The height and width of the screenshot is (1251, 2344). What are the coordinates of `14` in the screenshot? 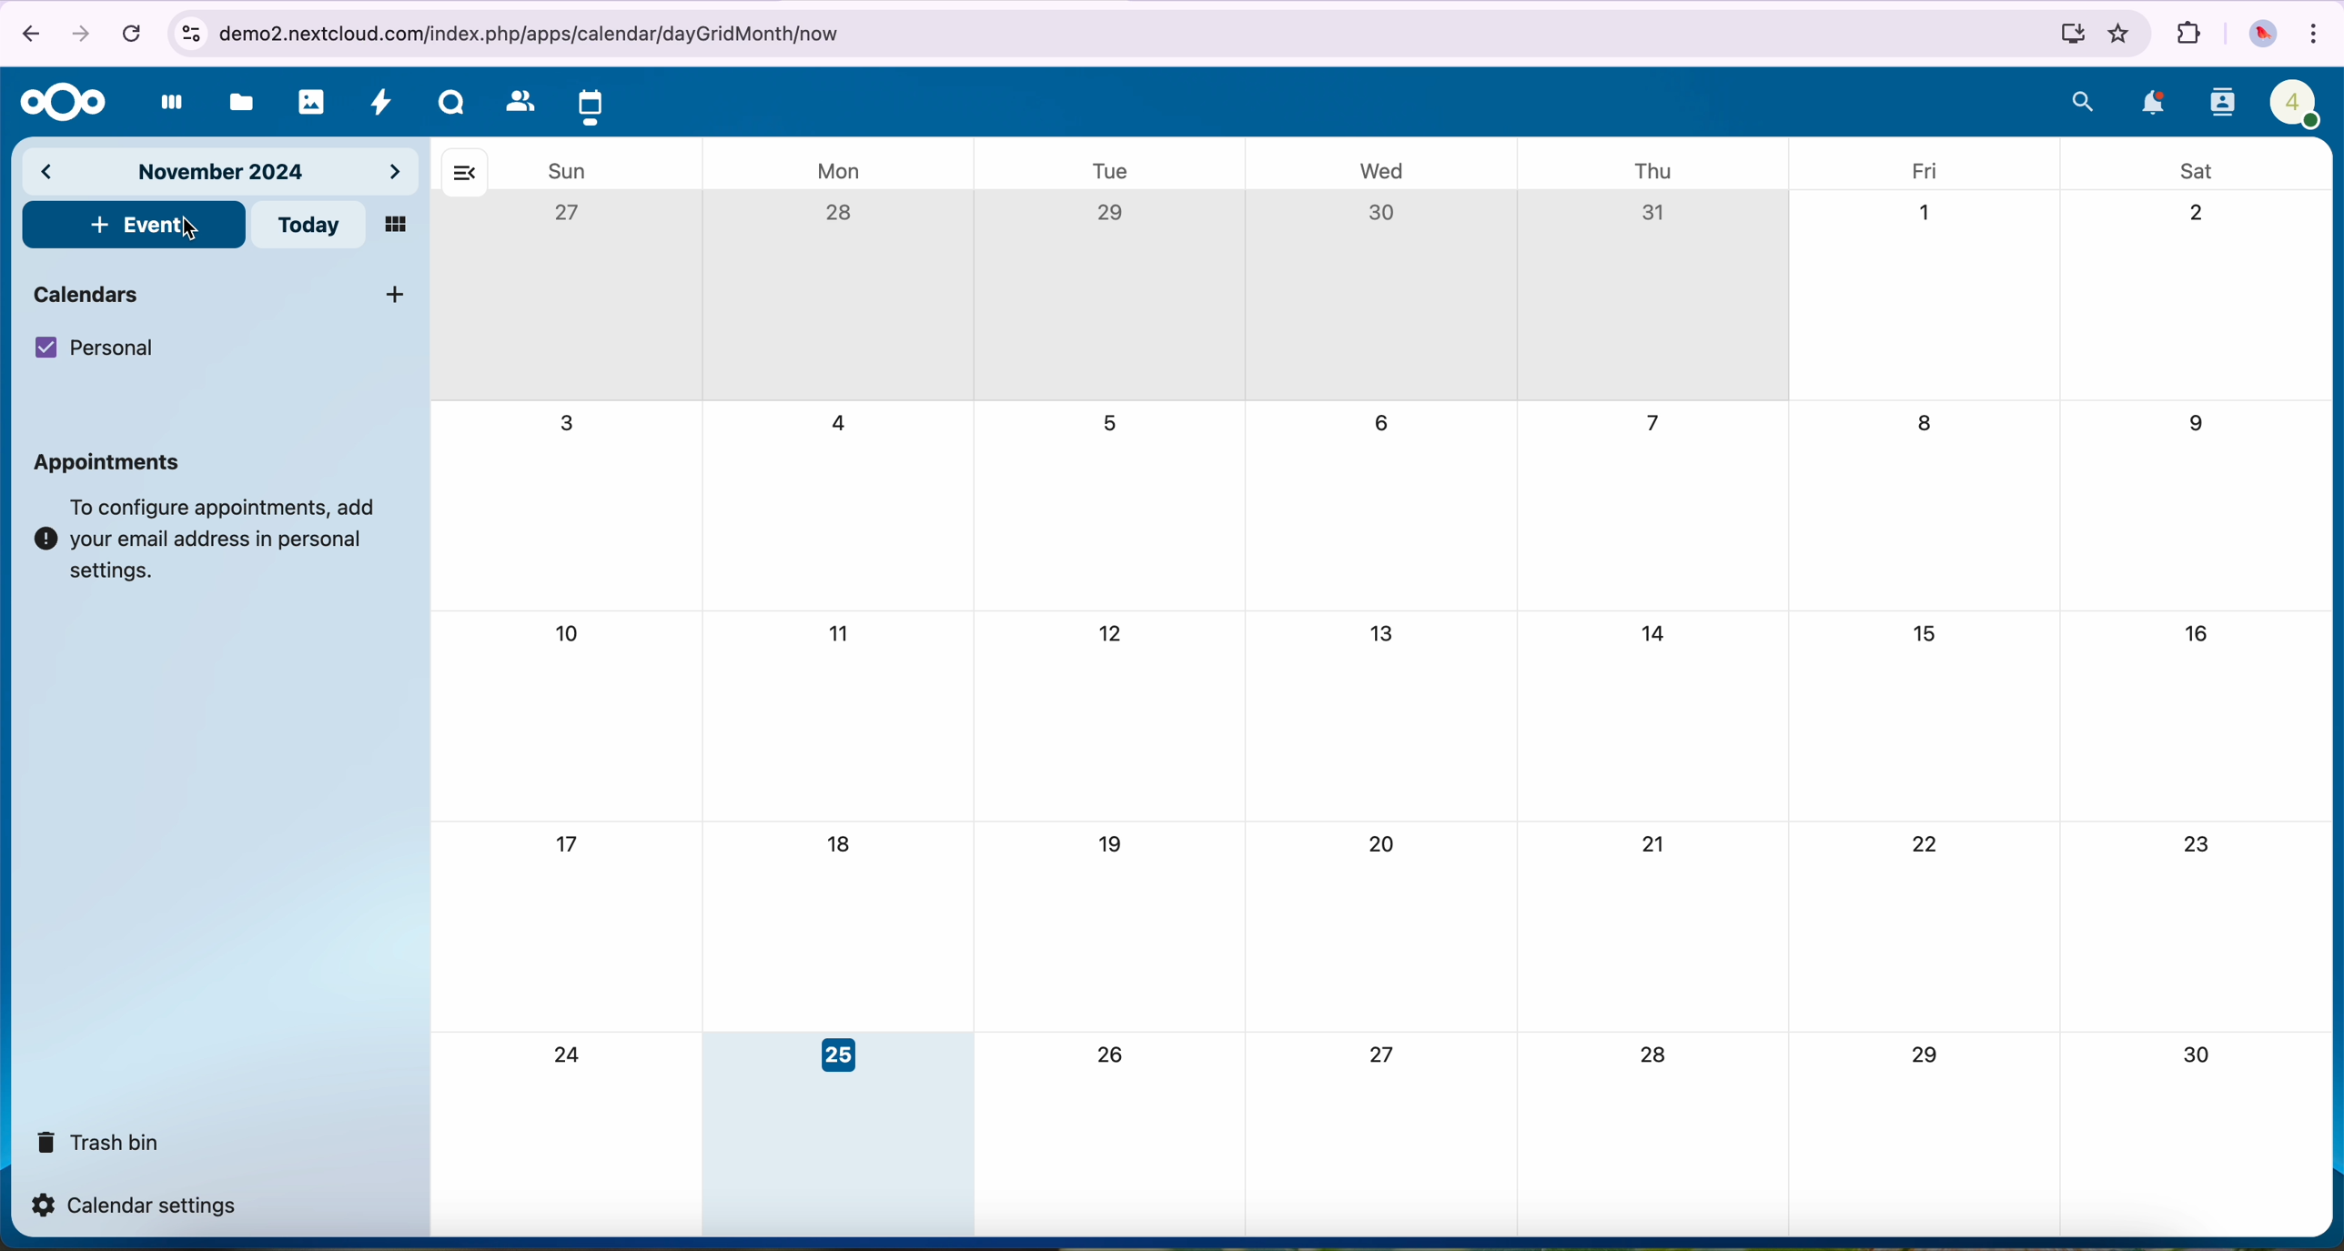 It's located at (1660, 635).